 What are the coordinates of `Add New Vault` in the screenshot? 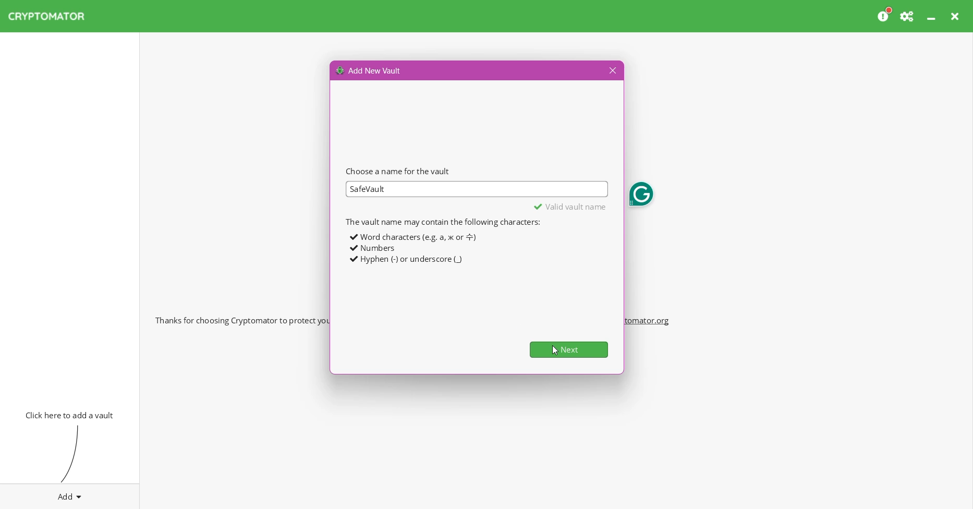 It's located at (369, 70).